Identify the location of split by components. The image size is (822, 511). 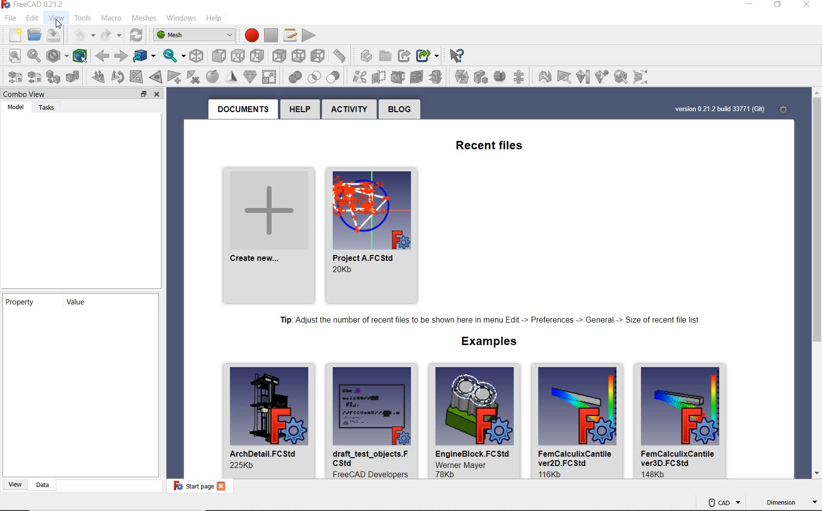
(462, 76).